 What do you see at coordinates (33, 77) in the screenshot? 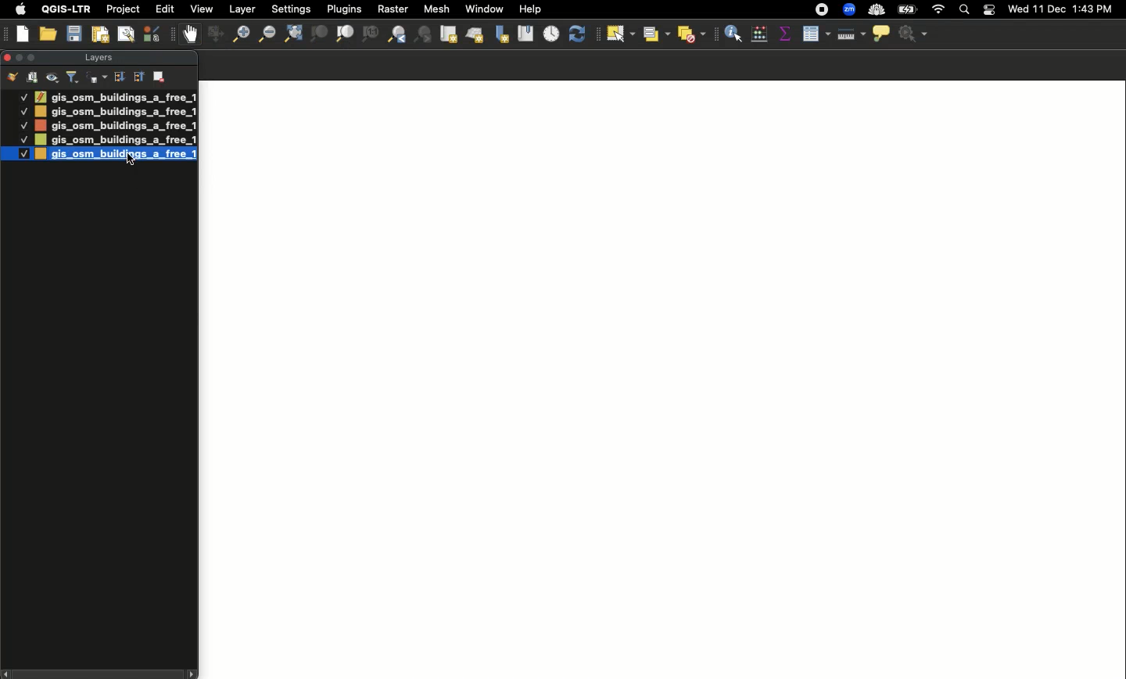
I see `Add group` at bounding box center [33, 77].